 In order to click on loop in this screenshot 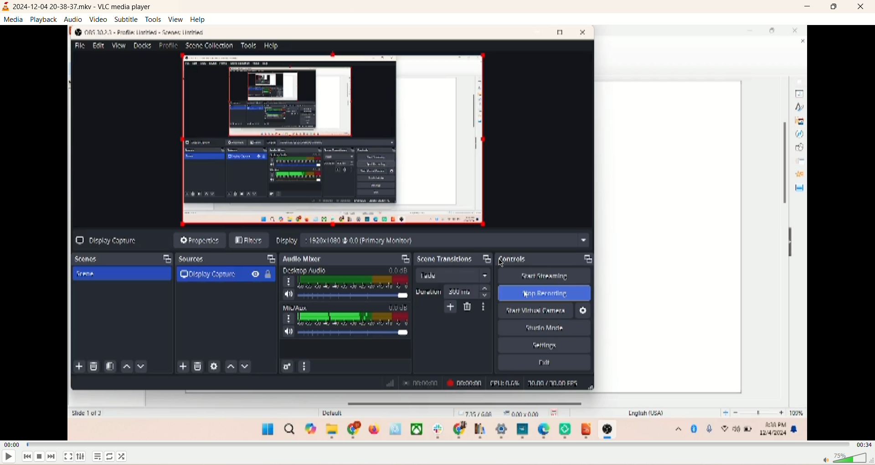, I will do `click(113, 456)`.